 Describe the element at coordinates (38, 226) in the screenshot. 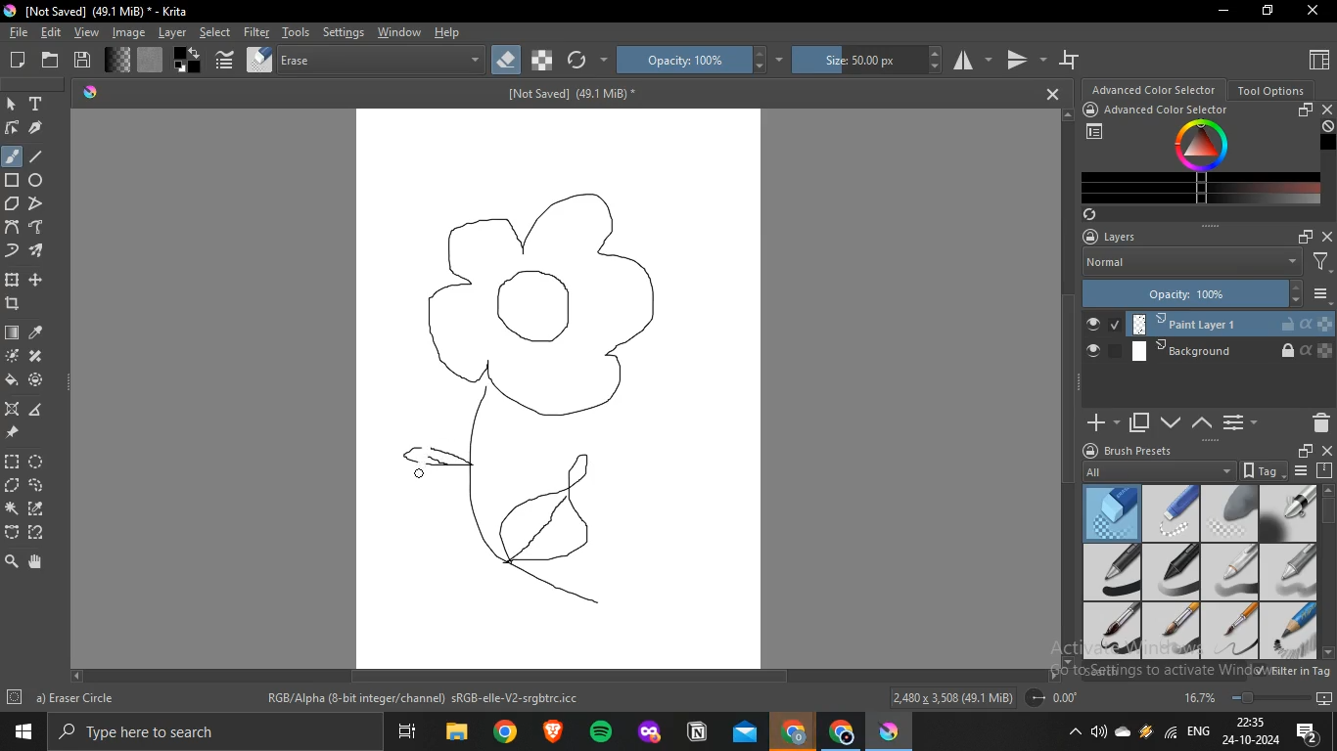

I see `freehand path tool` at that location.